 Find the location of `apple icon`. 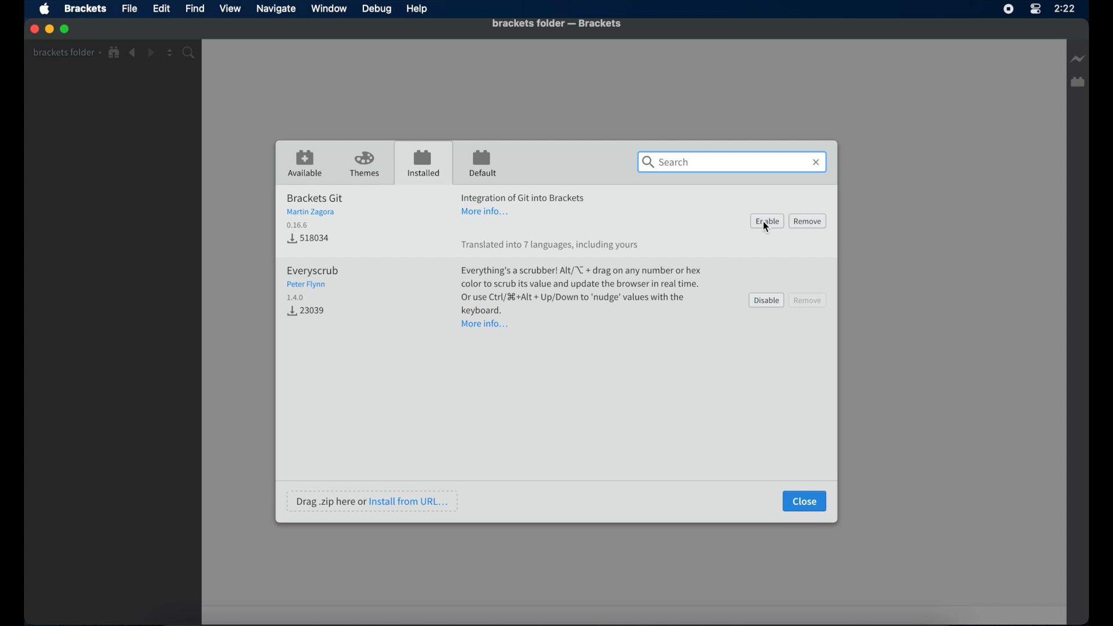

apple icon is located at coordinates (46, 10).